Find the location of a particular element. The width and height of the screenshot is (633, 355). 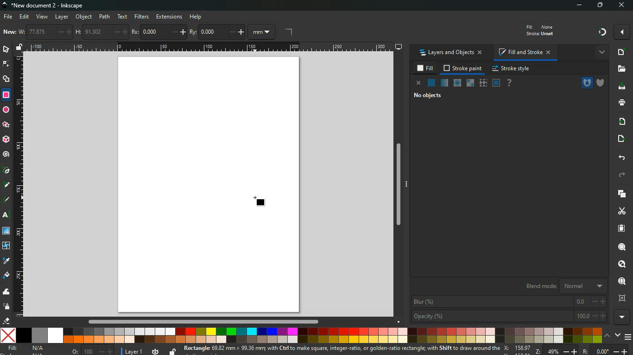

message is located at coordinates (342, 350).